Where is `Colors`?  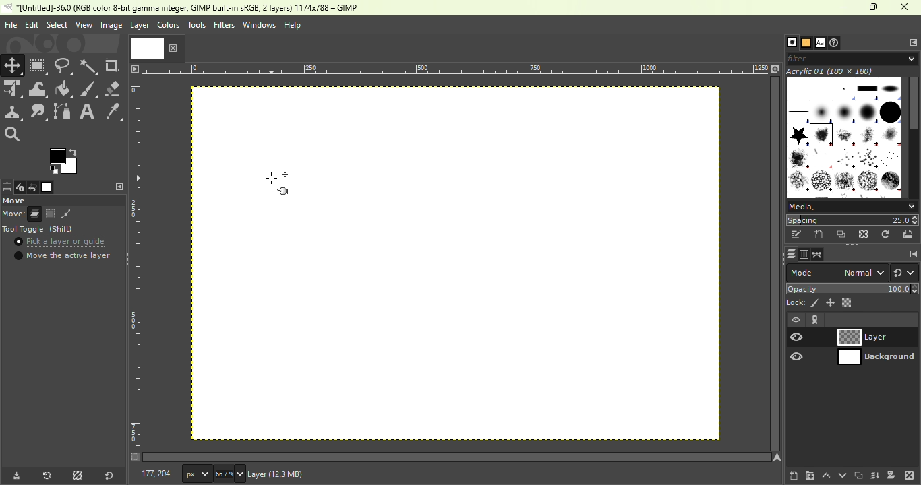
Colors is located at coordinates (169, 24).